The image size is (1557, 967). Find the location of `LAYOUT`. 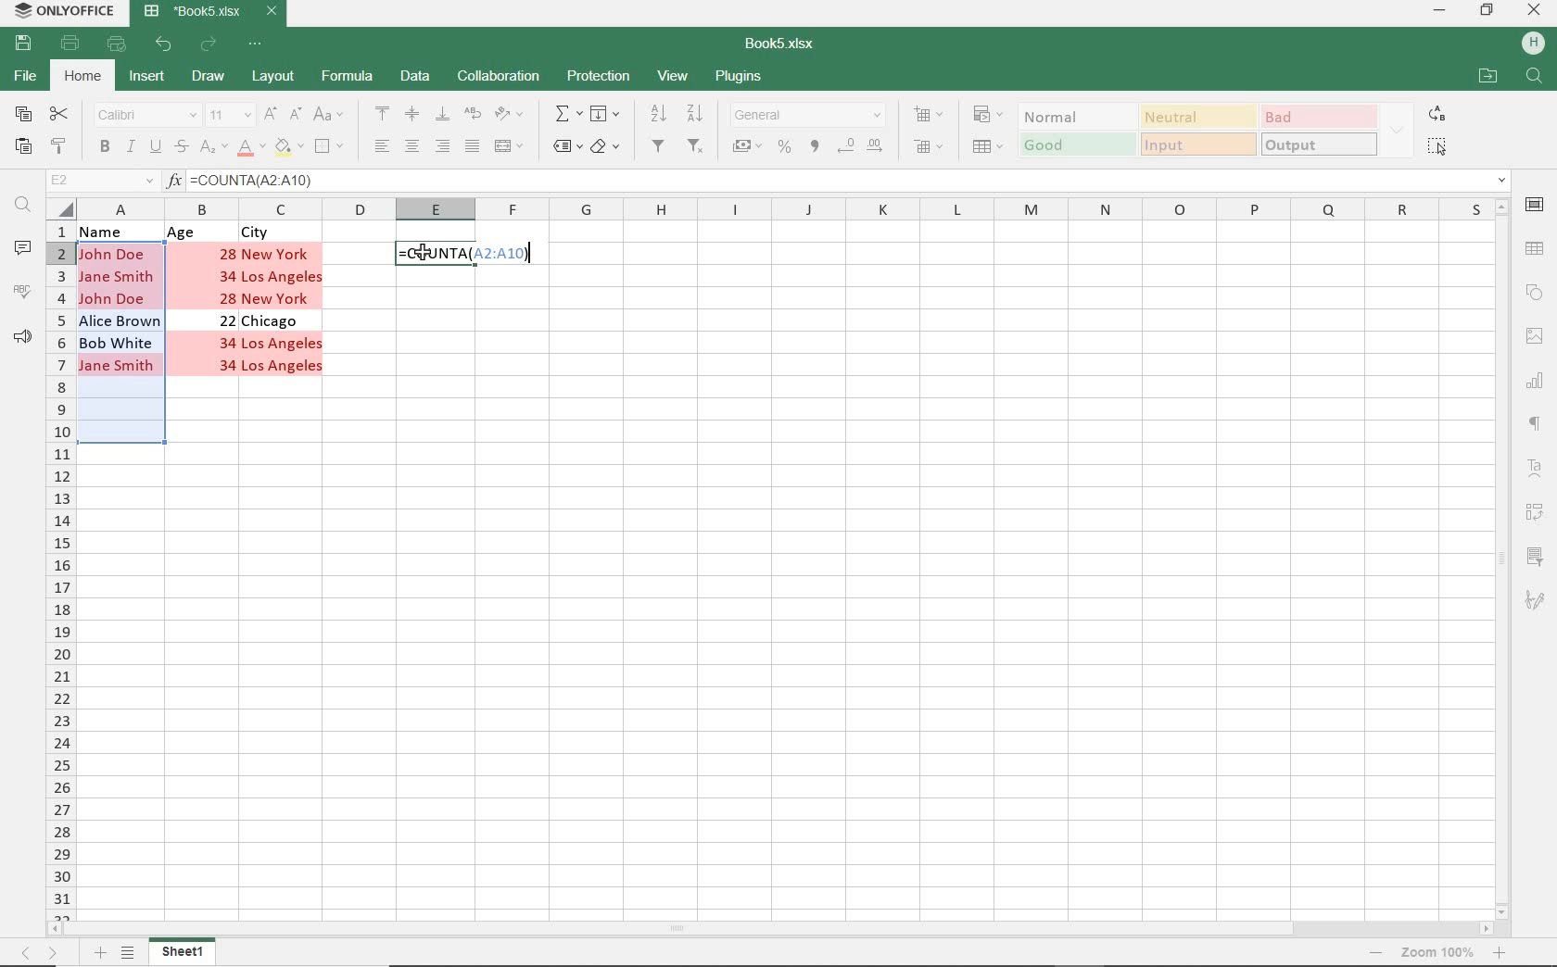

LAYOUT is located at coordinates (273, 78).